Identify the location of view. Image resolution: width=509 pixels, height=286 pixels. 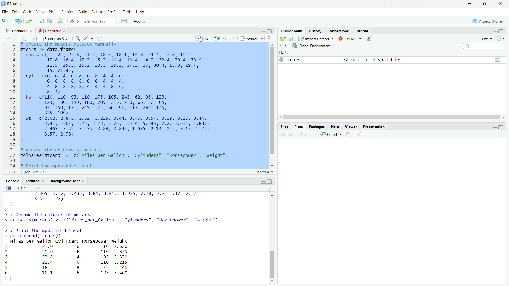
(497, 59).